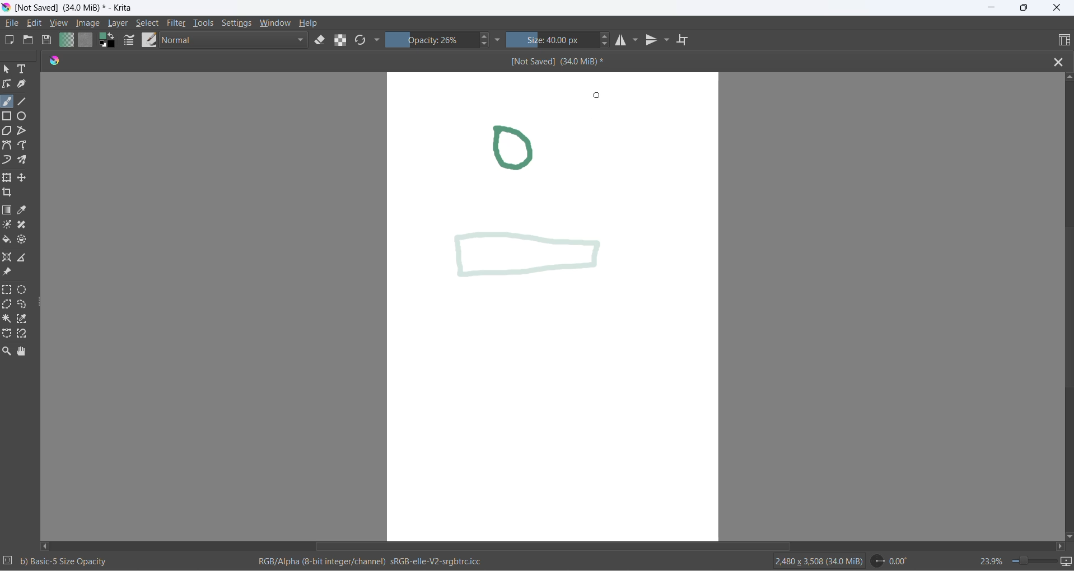 This screenshot has height=571, width=1074. What do you see at coordinates (7, 306) in the screenshot?
I see `polygonal selection tool` at bounding box center [7, 306].